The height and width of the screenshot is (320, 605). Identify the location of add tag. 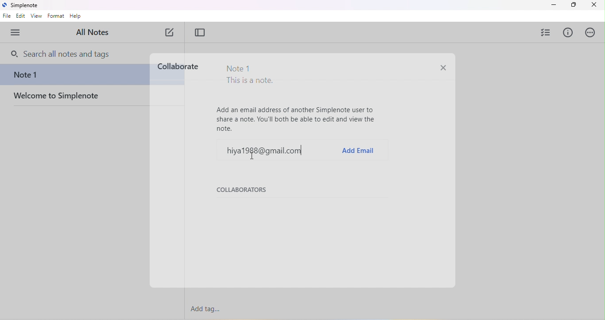
(204, 308).